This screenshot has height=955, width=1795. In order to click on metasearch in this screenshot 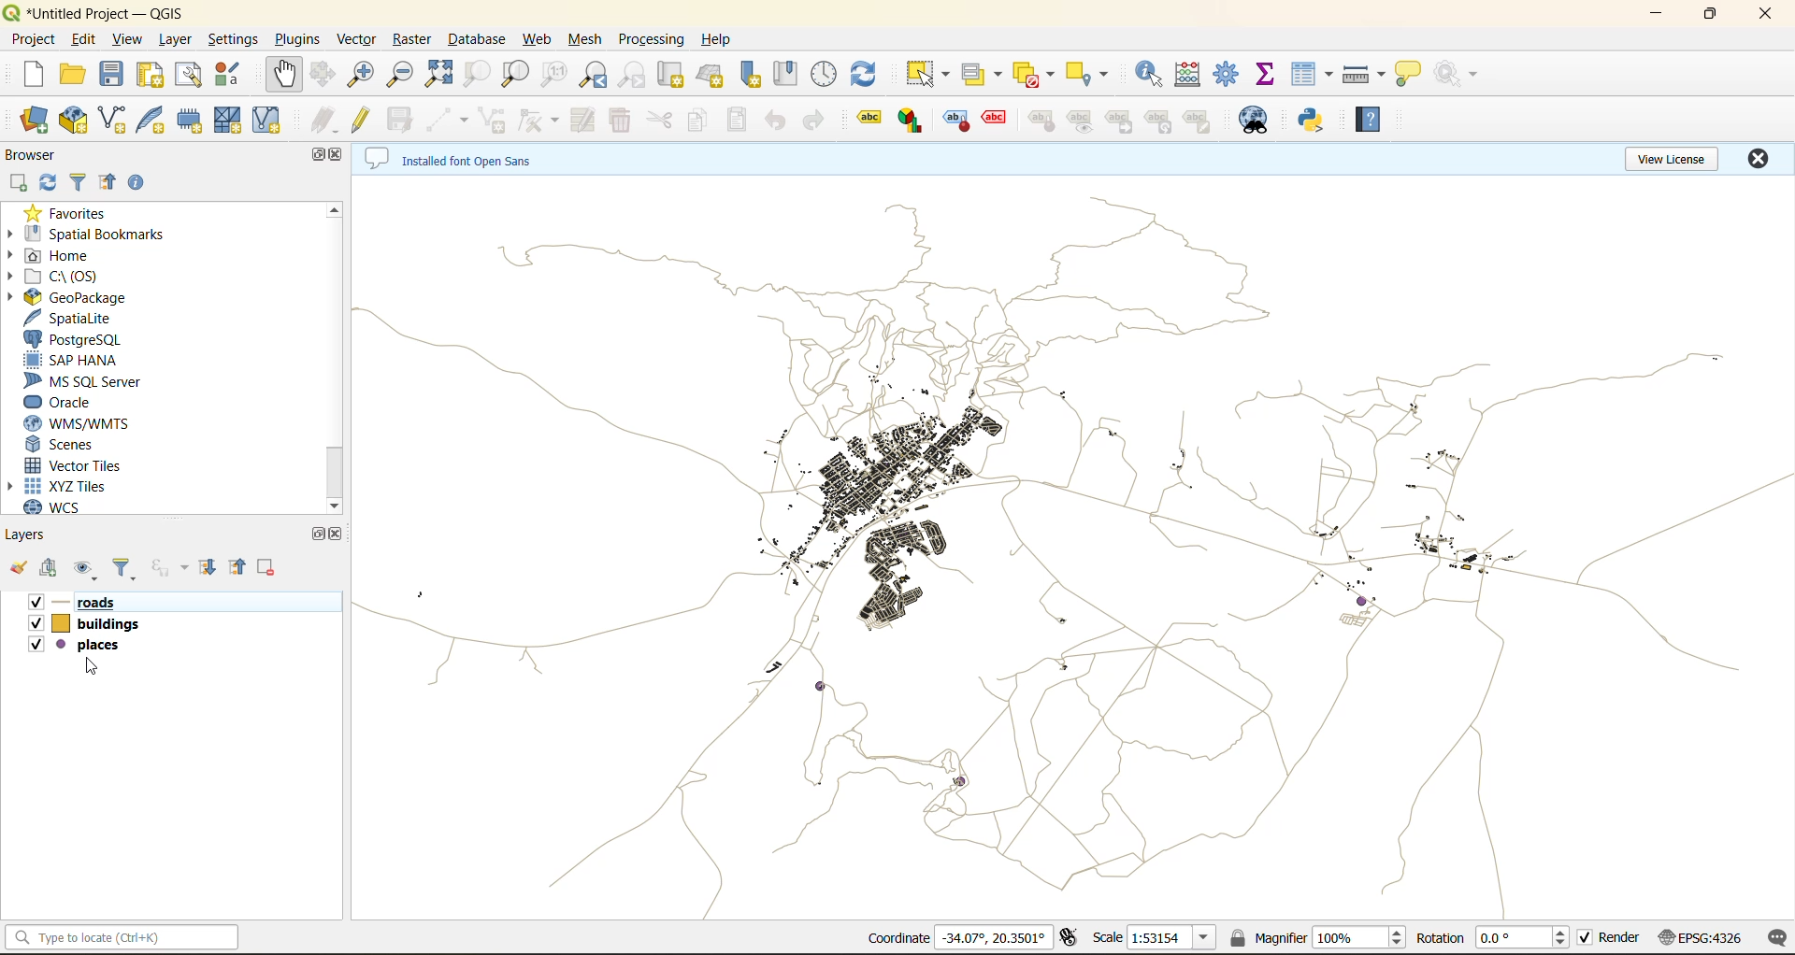, I will do `click(1256, 121)`.